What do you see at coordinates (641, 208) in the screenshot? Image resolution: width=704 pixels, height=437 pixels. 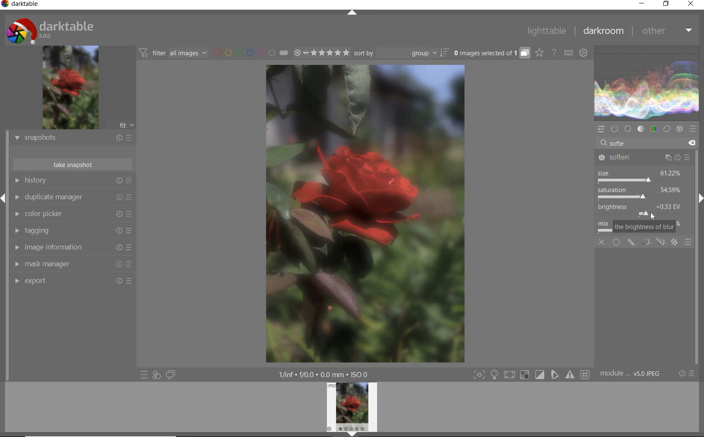 I see `brightness` at bounding box center [641, 208].